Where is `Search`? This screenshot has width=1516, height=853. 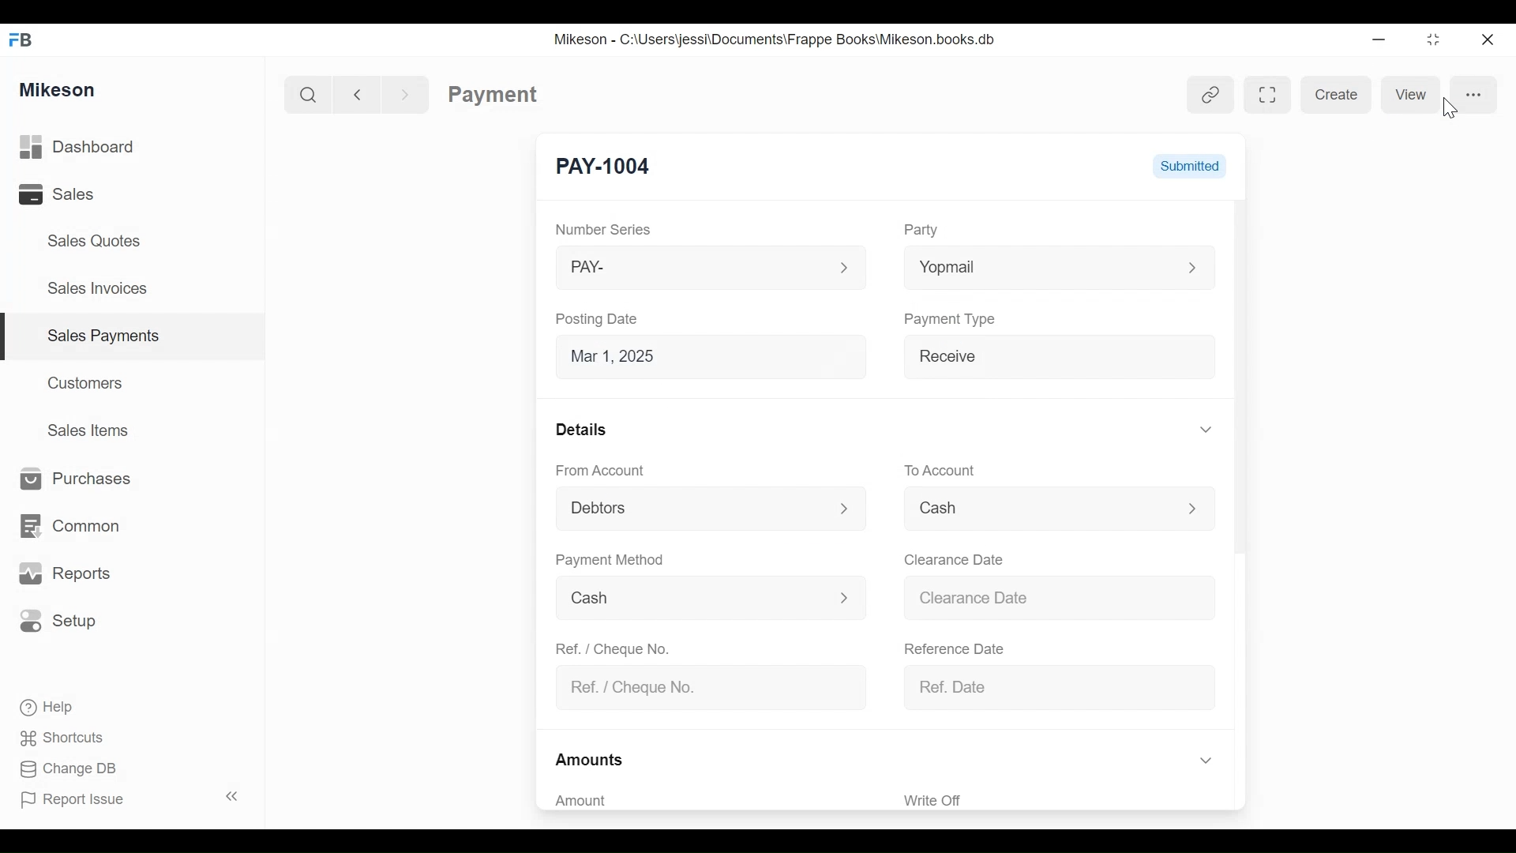 Search is located at coordinates (303, 93).